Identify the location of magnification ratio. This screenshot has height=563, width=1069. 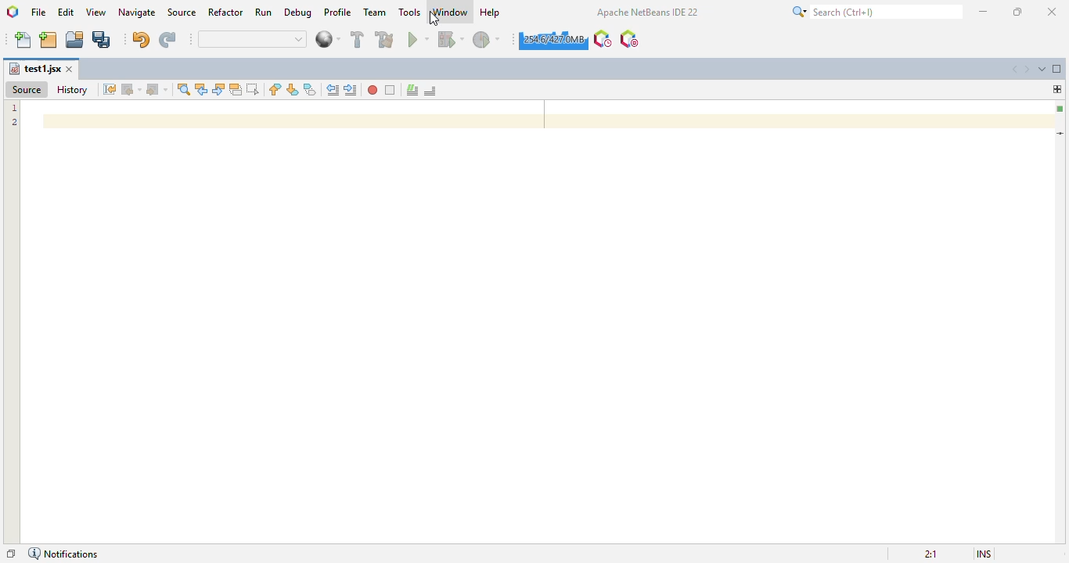
(930, 554).